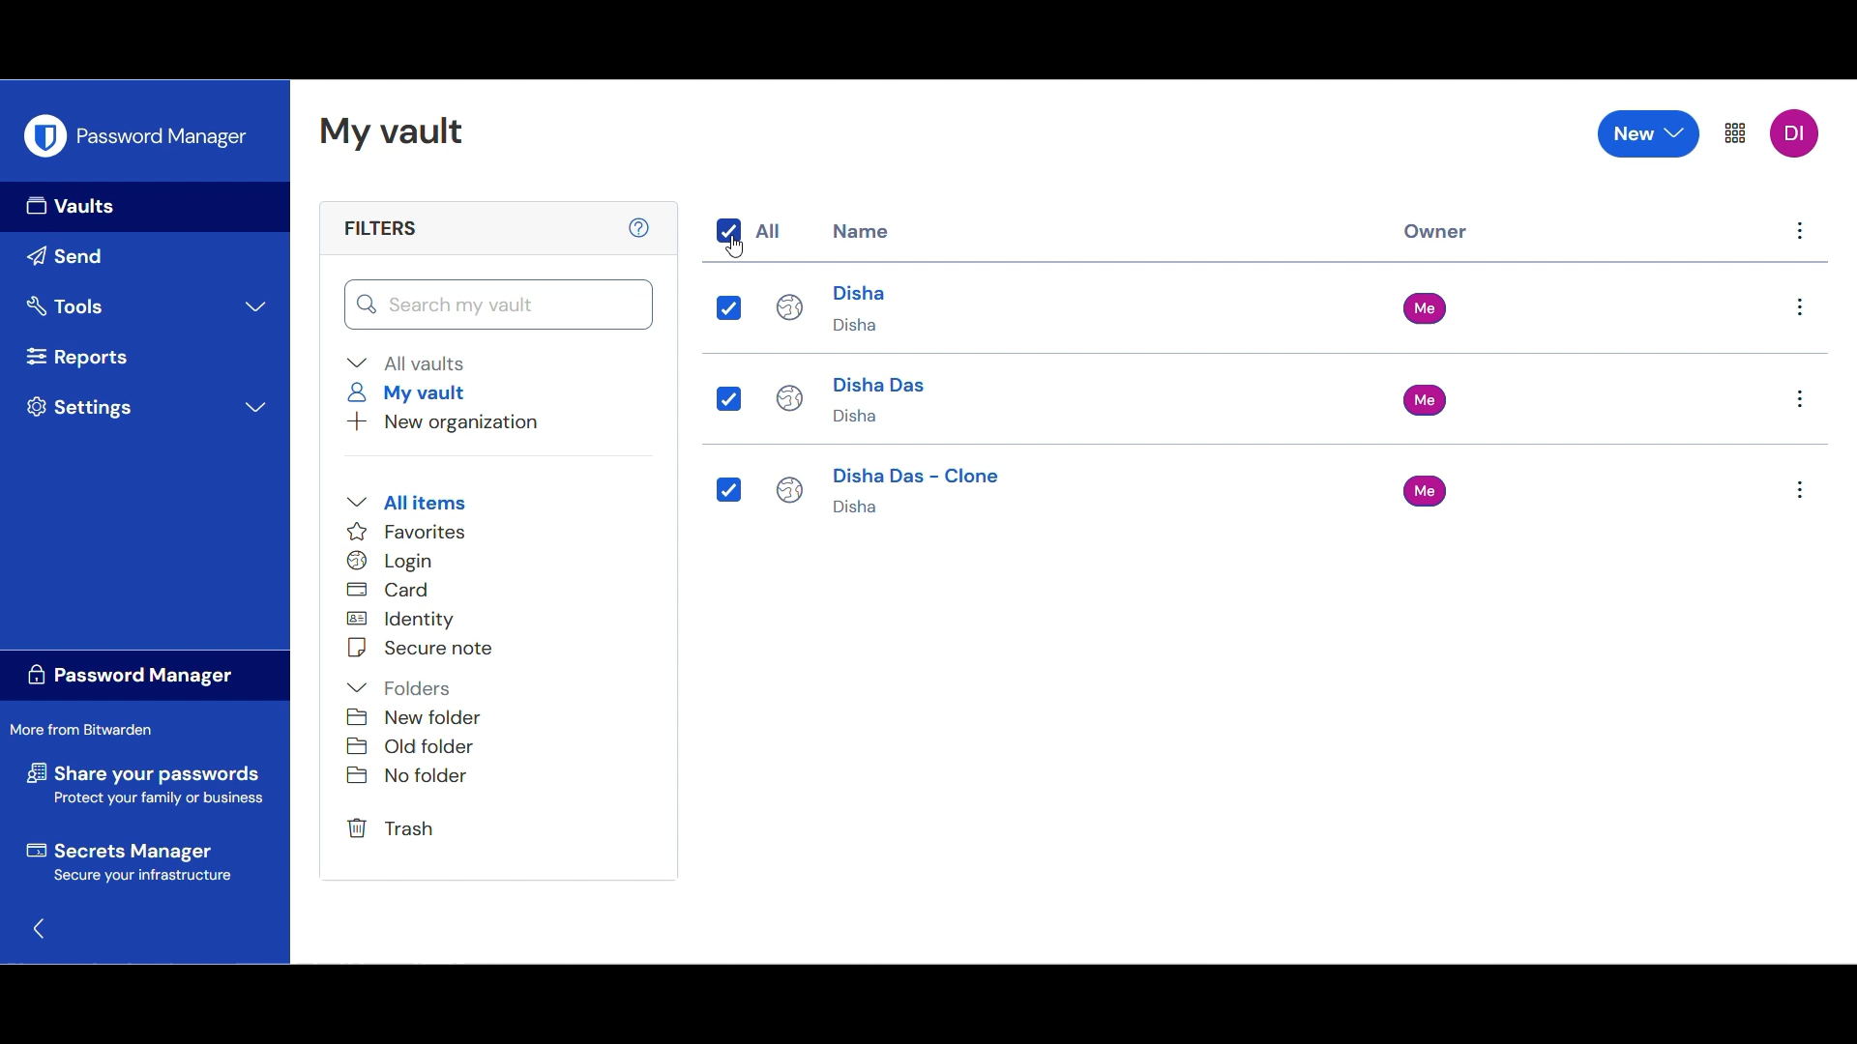  What do you see at coordinates (727, 489) in the screenshot?
I see `Indicates toggle on/off` at bounding box center [727, 489].